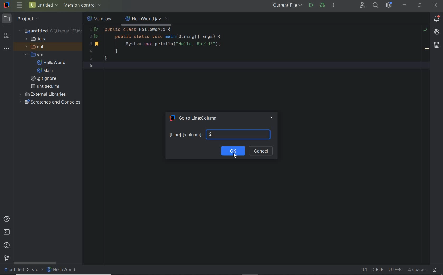 This screenshot has height=275, width=443. What do you see at coordinates (38, 269) in the screenshot?
I see `src` at bounding box center [38, 269].